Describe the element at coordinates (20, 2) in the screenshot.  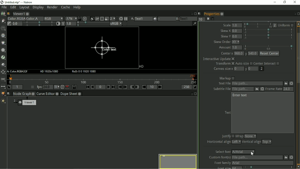
I see `title` at that location.